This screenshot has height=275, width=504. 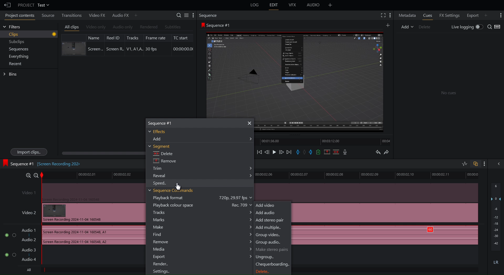 What do you see at coordinates (470, 164) in the screenshot?
I see `Toggles` at bounding box center [470, 164].